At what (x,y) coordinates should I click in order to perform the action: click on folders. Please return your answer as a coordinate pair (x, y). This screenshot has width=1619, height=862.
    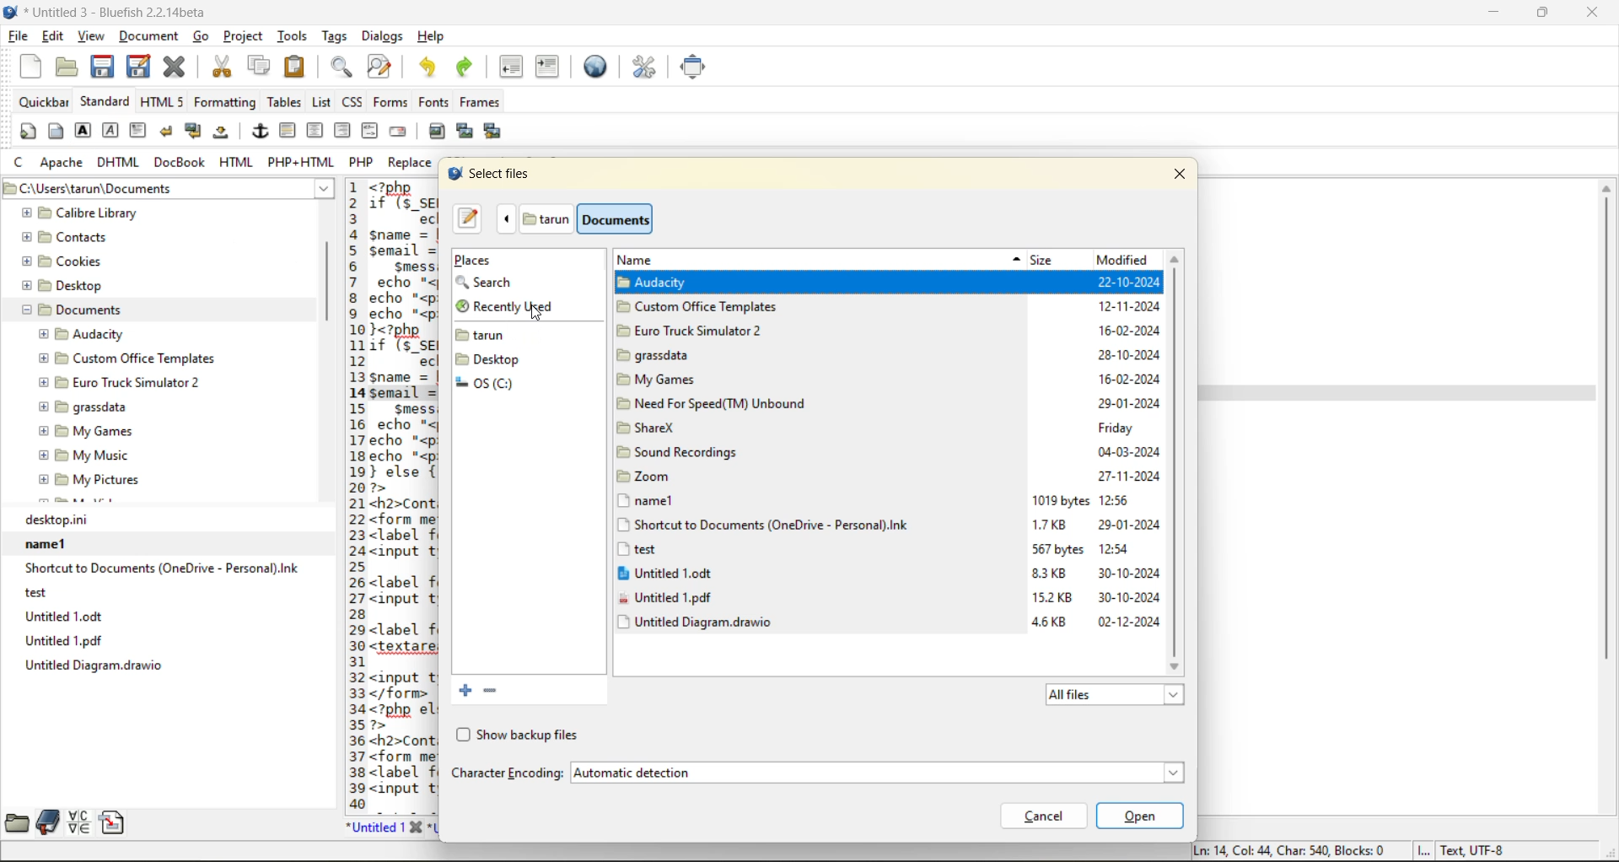
    Looking at the image, I should click on (585, 218).